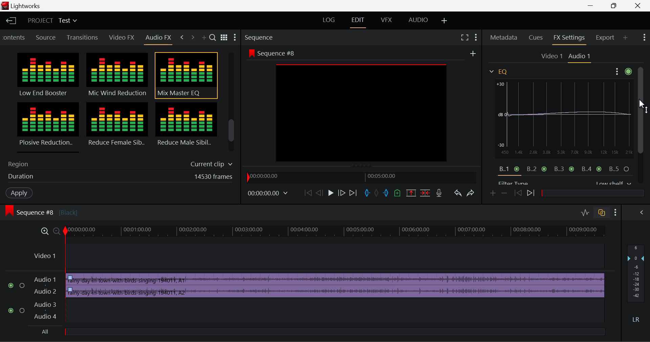  Describe the element at coordinates (504, 38) in the screenshot. I see `Metadata` at that location.